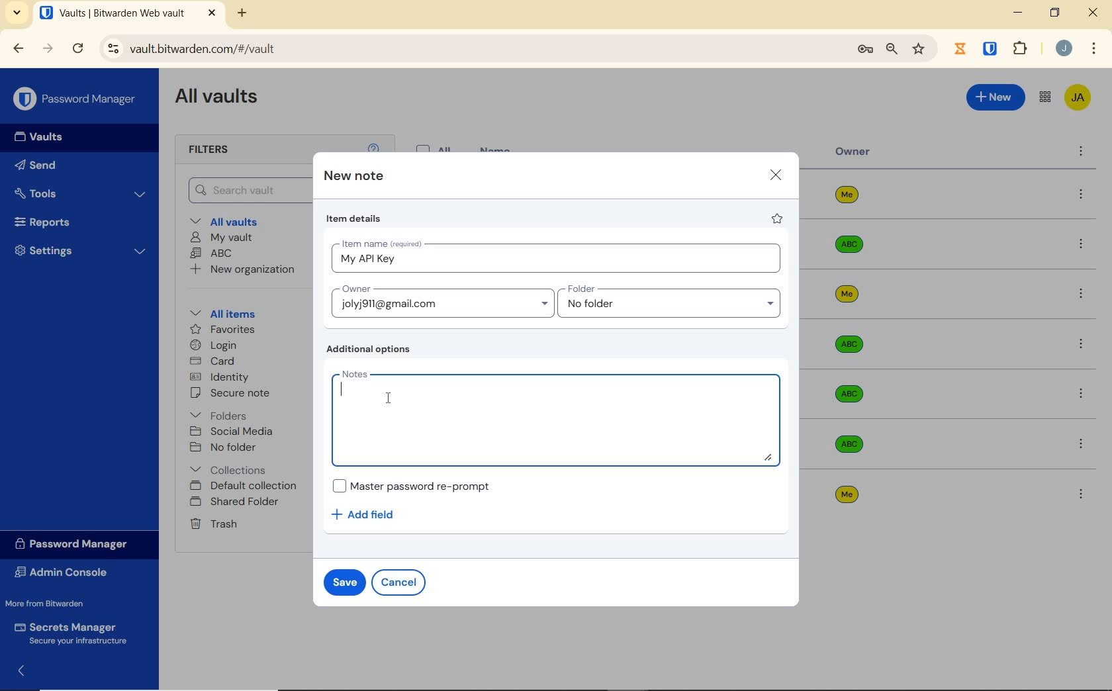 This screenshot has height=691, width=1112. Describe the element at coordinates (342, 391) in the screenshot. I see `editor` at that location.